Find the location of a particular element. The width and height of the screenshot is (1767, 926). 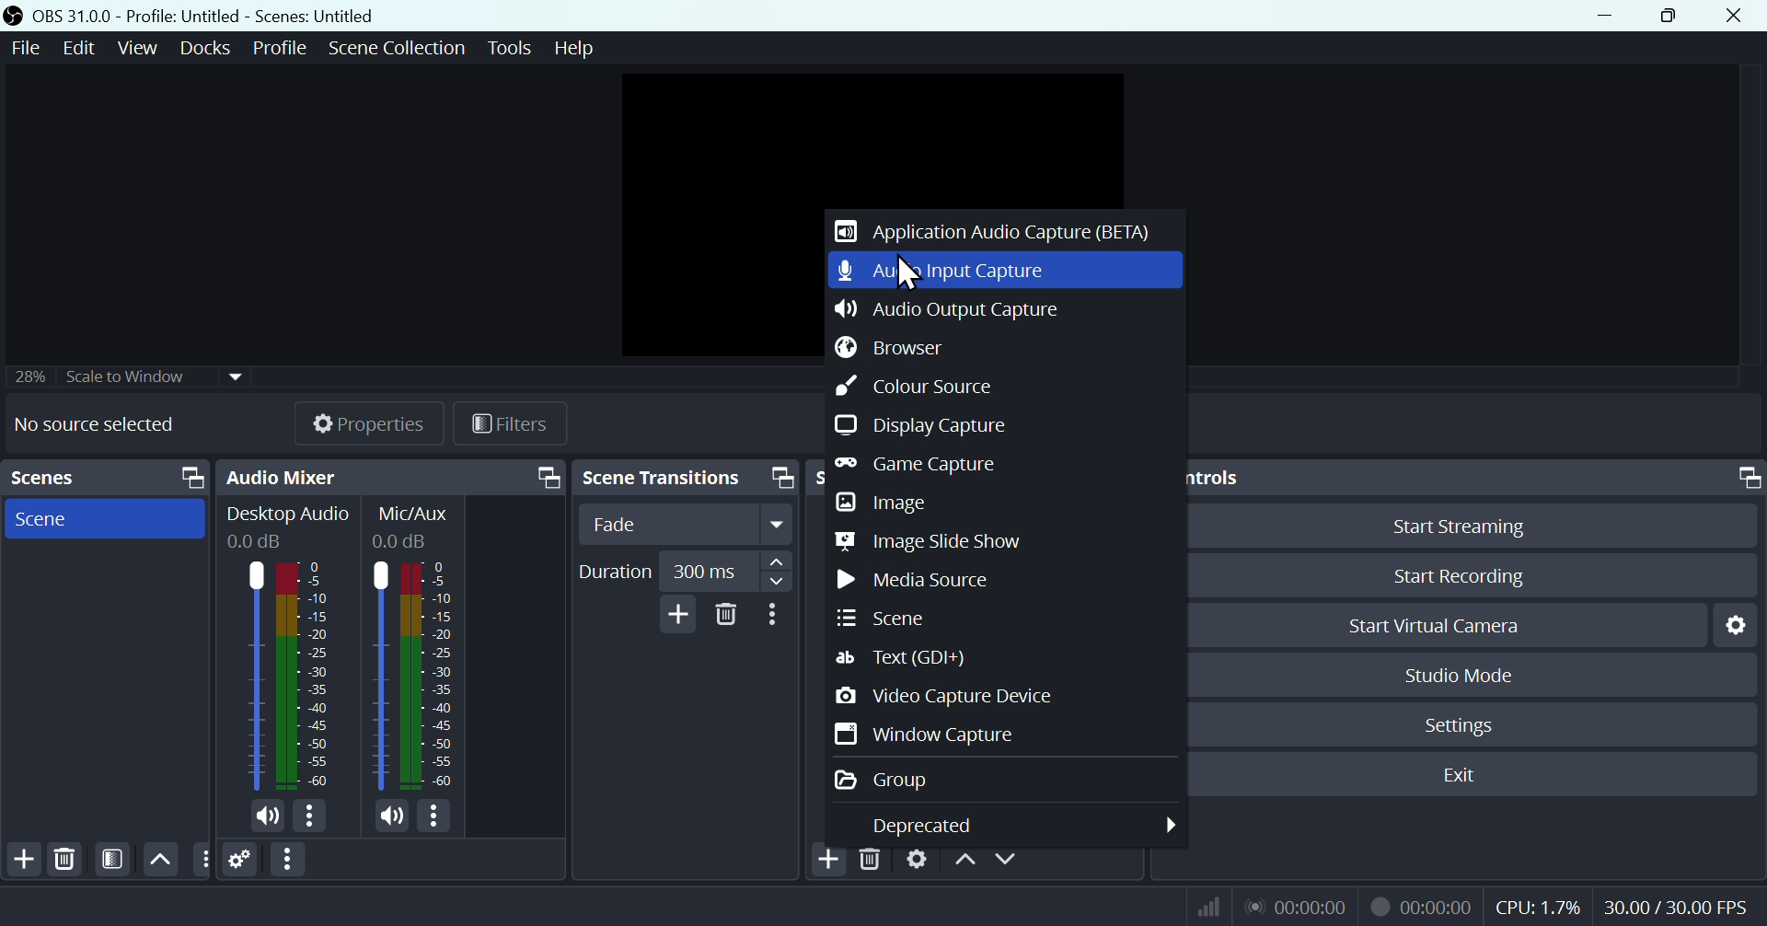

Duration is located at coordinates (683, 572).